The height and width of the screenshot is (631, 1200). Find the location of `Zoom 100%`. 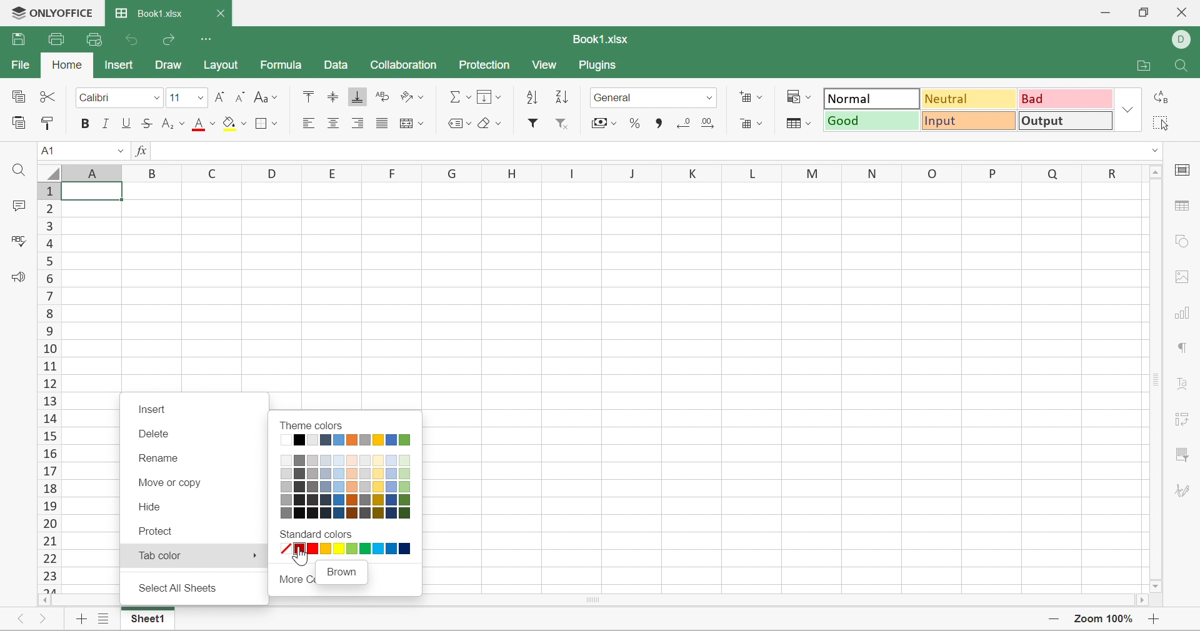

Zoom 100% is located at coordinates (1104, 620).